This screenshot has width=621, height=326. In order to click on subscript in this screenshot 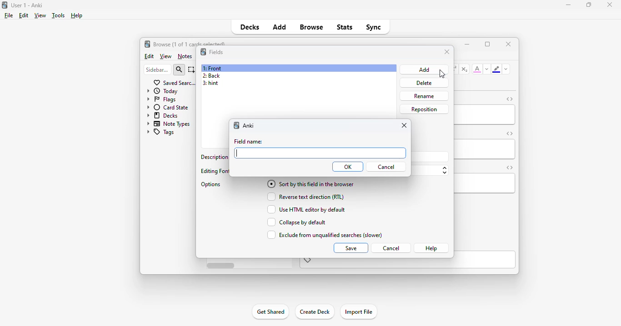, I will do `click(464, 69)`.